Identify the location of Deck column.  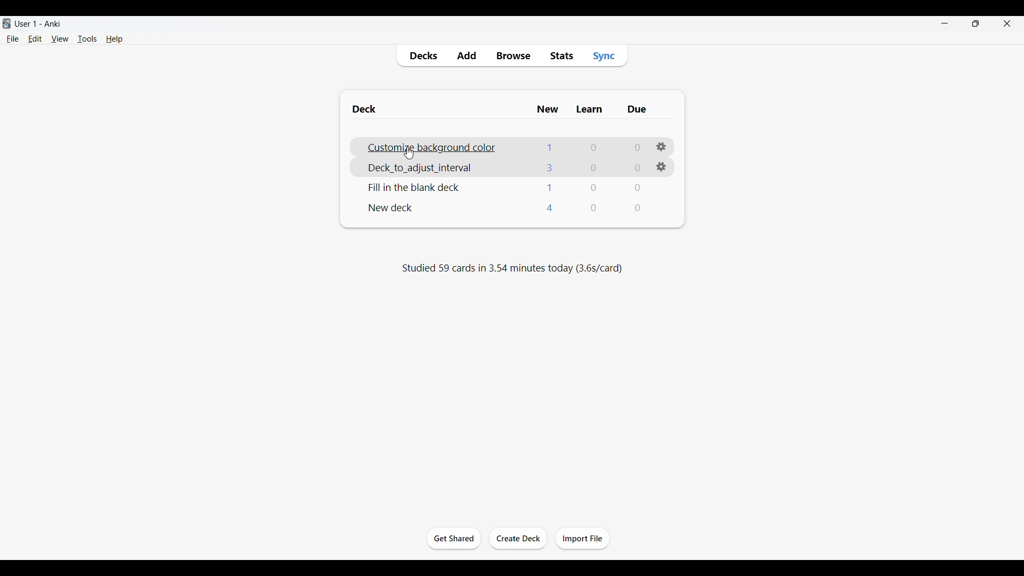
(438, 109).